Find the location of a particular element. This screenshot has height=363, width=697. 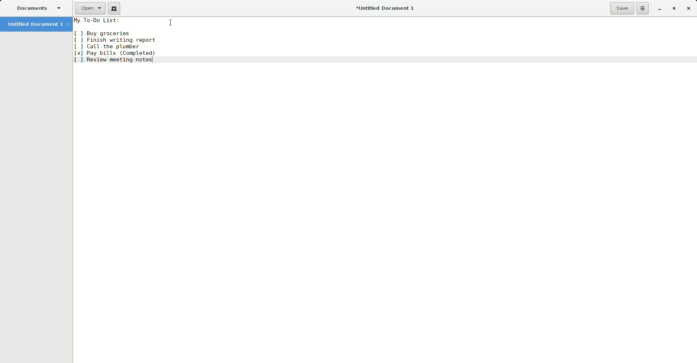

Cursor is located at coordinates (169, 22).